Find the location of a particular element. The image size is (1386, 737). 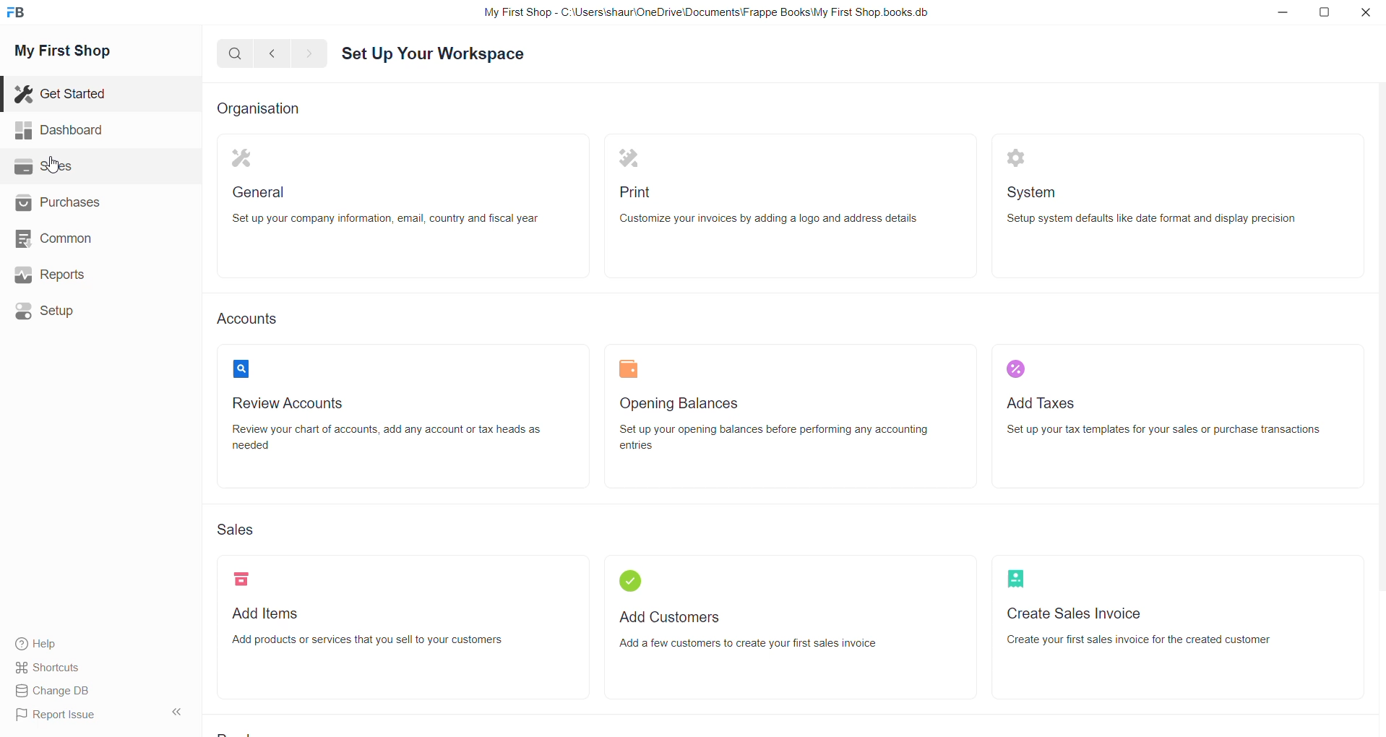

Setup is located at coordinates (48, 313).